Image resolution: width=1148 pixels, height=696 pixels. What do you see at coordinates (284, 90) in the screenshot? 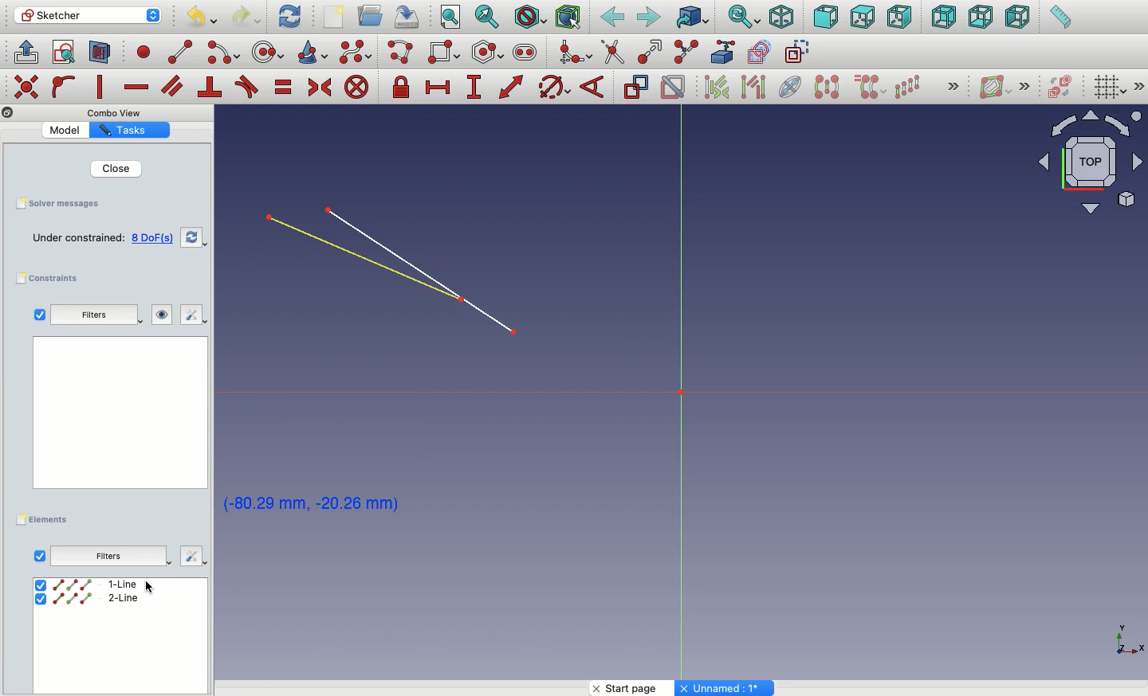
I see `Constrain equal` at bounding box center [284, 90].